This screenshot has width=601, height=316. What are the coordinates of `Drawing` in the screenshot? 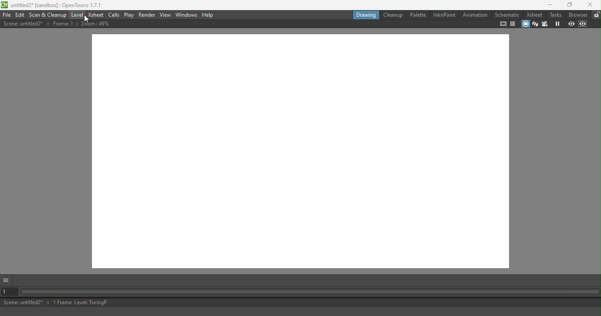 It's located at (366, 15).